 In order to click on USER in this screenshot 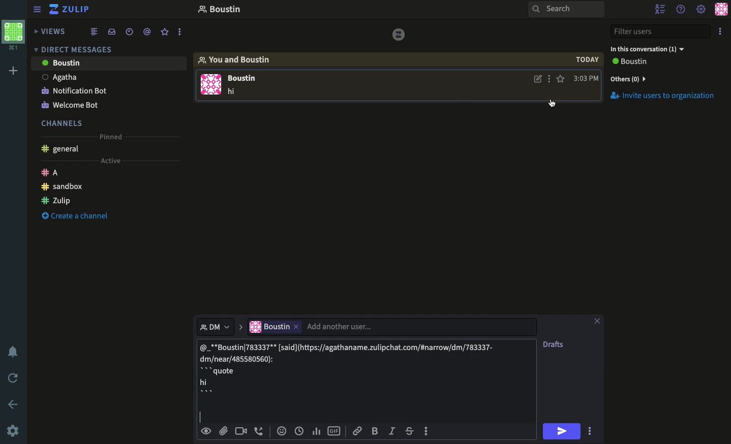, I will do `click(246, 79)`.